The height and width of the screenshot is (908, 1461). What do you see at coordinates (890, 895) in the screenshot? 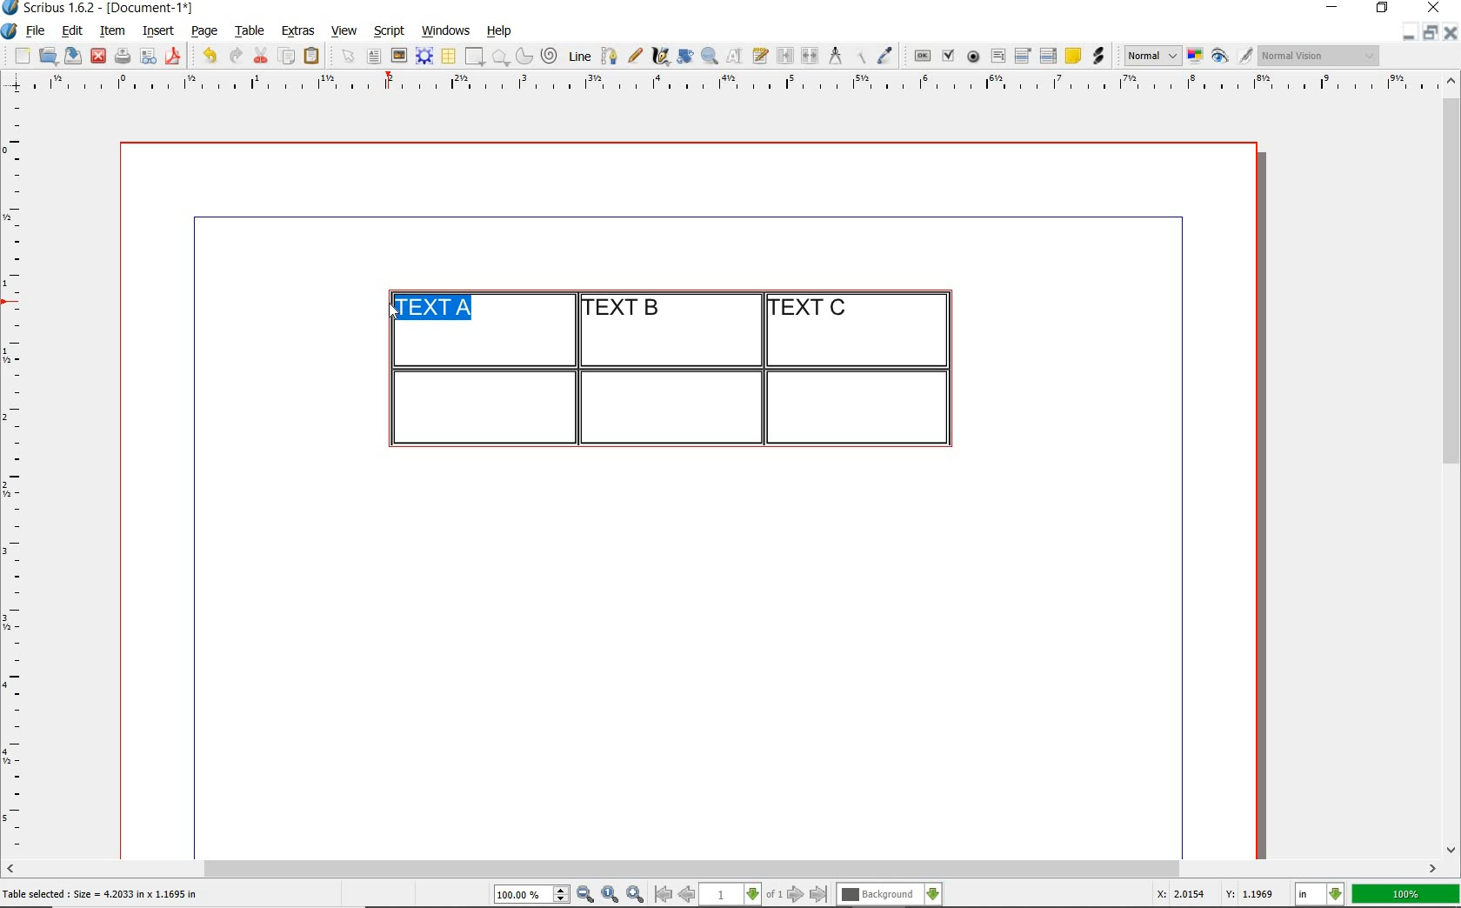
I see `select the current layer` at bounding box center [890, 895].